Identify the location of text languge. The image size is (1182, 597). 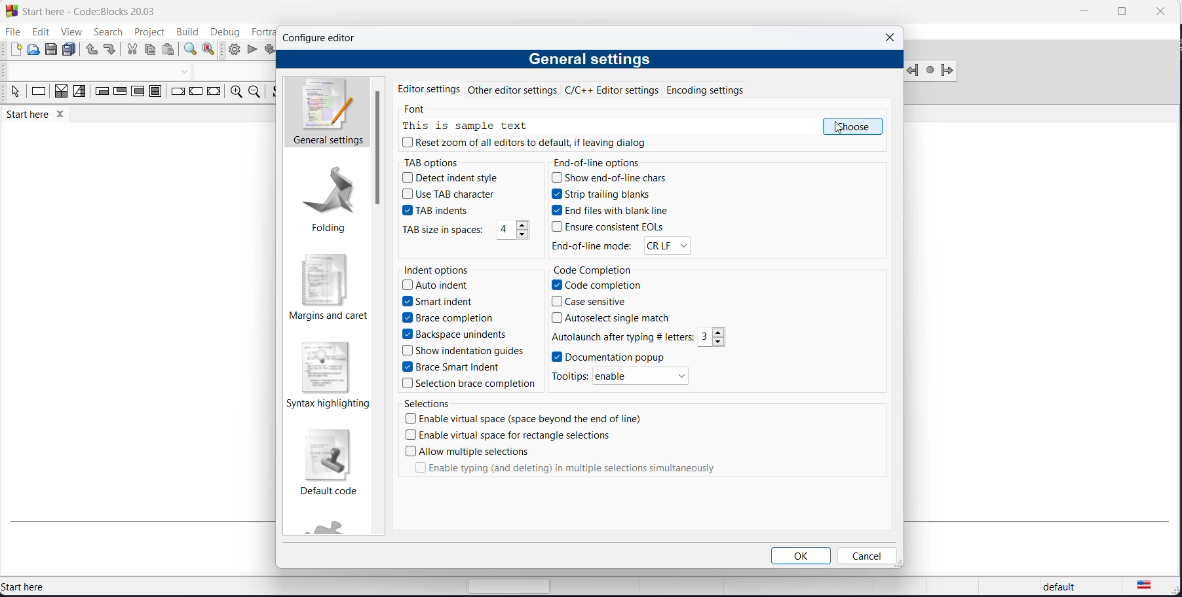
(1153, 588).